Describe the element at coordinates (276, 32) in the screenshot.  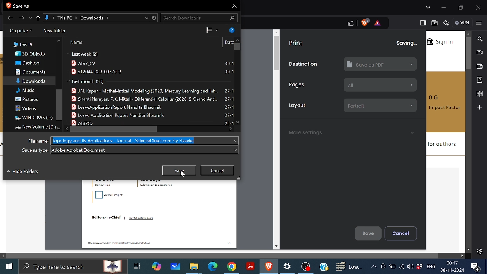
I see `move up` at that location.